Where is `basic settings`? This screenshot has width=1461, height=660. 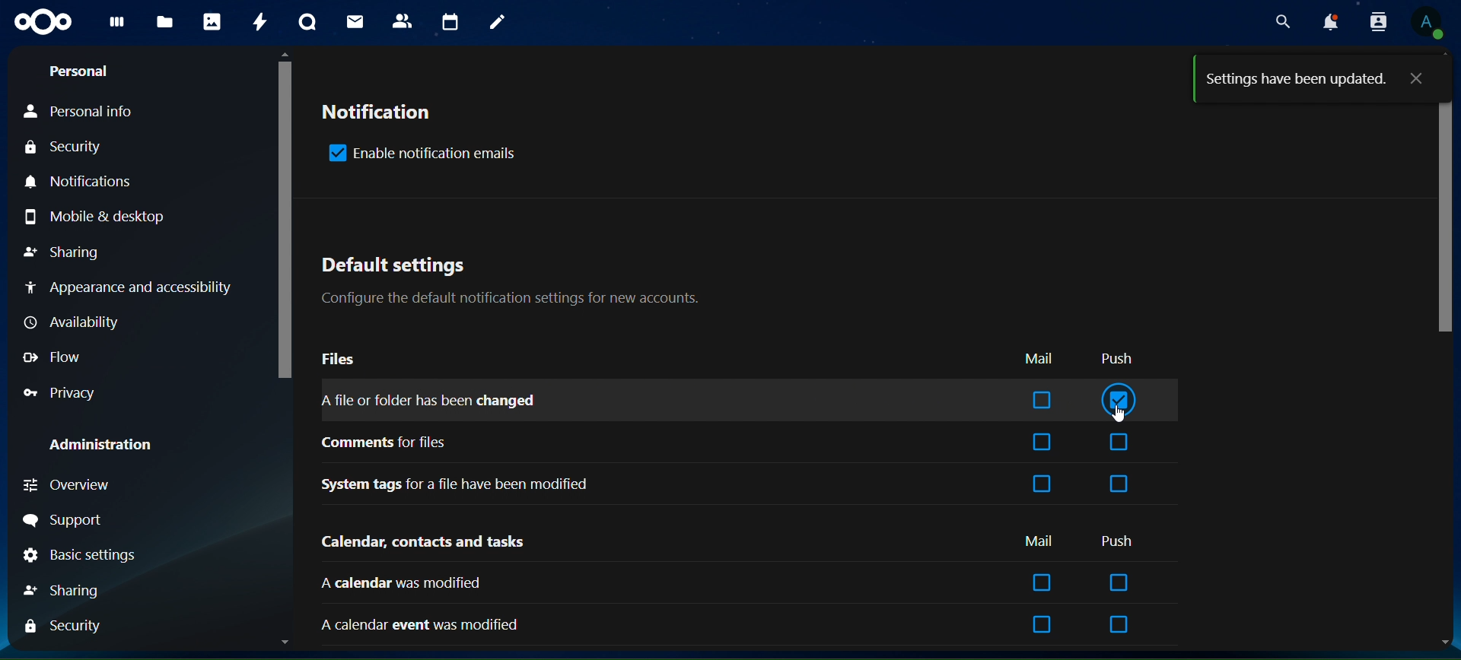
basic settings is located at coordinates (81, 555).